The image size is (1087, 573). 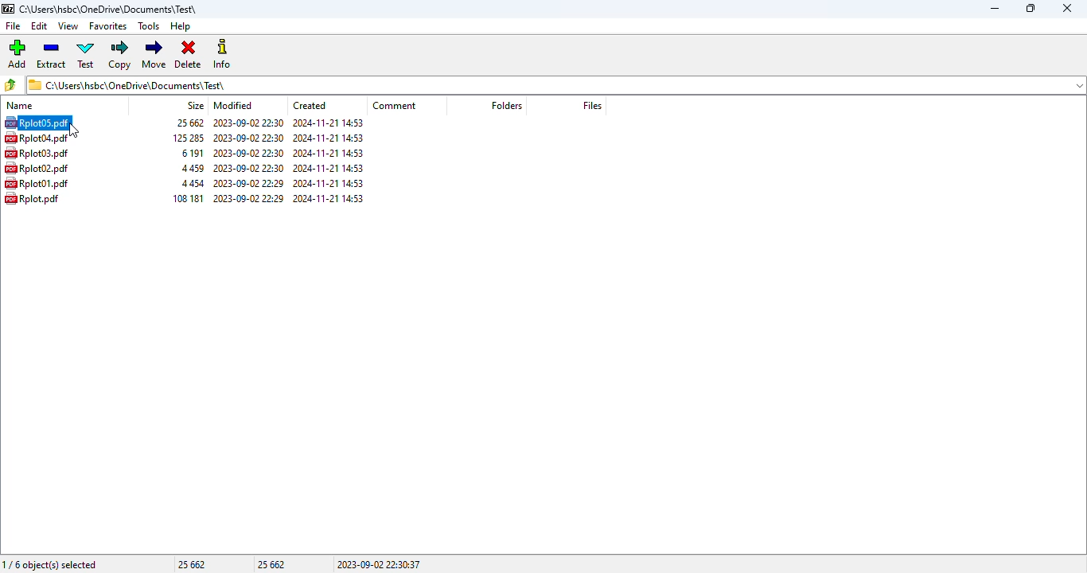 What do you see at coordinates (110, 9) in the screenshot?
I see `folder` at bounding box center [110, 9].